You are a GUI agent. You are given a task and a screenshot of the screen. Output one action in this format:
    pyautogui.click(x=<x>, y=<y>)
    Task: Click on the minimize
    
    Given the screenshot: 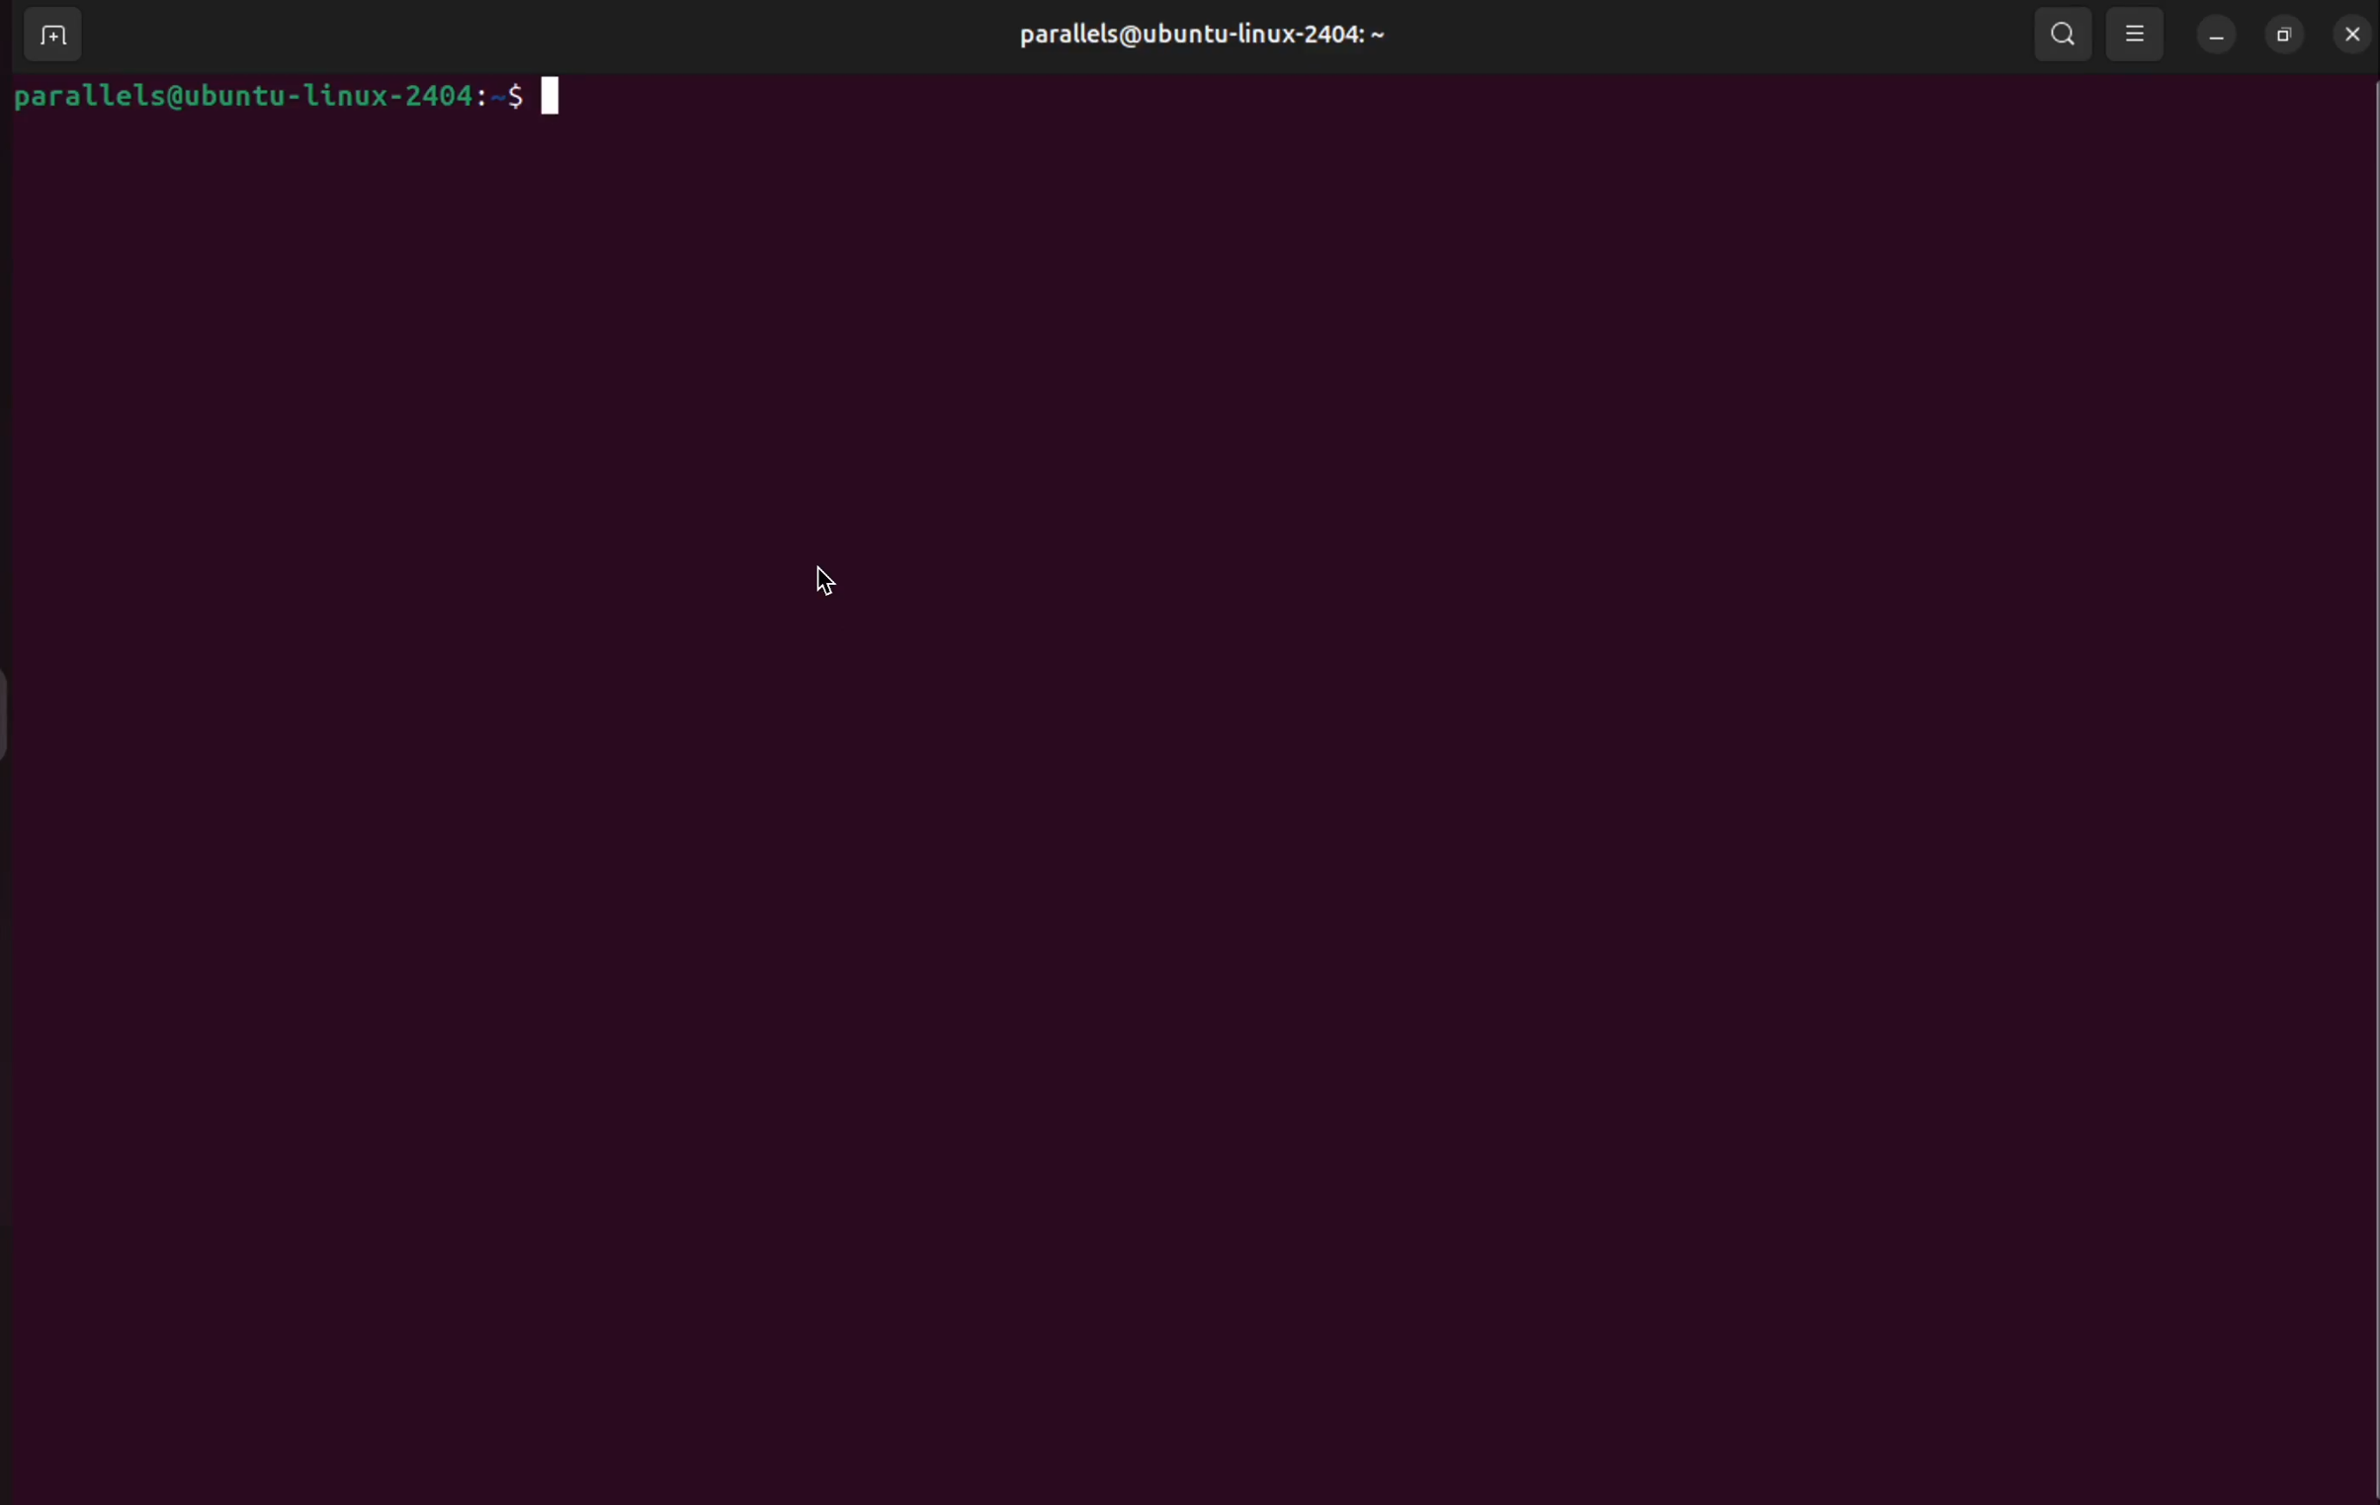 What is the action you would take?
    pyautogui.click(x=2215, y=33)
    